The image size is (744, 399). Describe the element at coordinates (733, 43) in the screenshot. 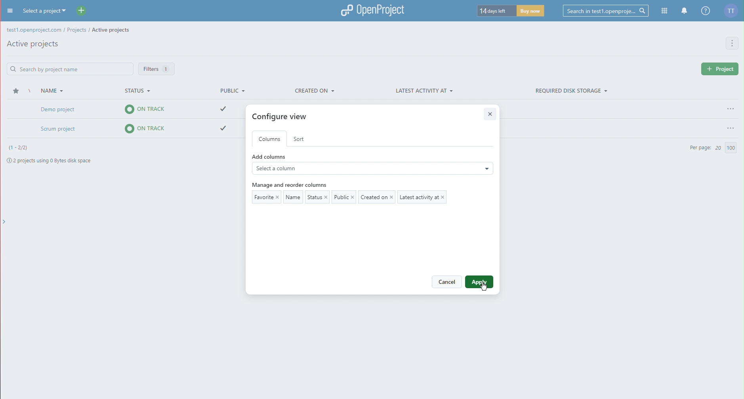

I see `More` at that location.